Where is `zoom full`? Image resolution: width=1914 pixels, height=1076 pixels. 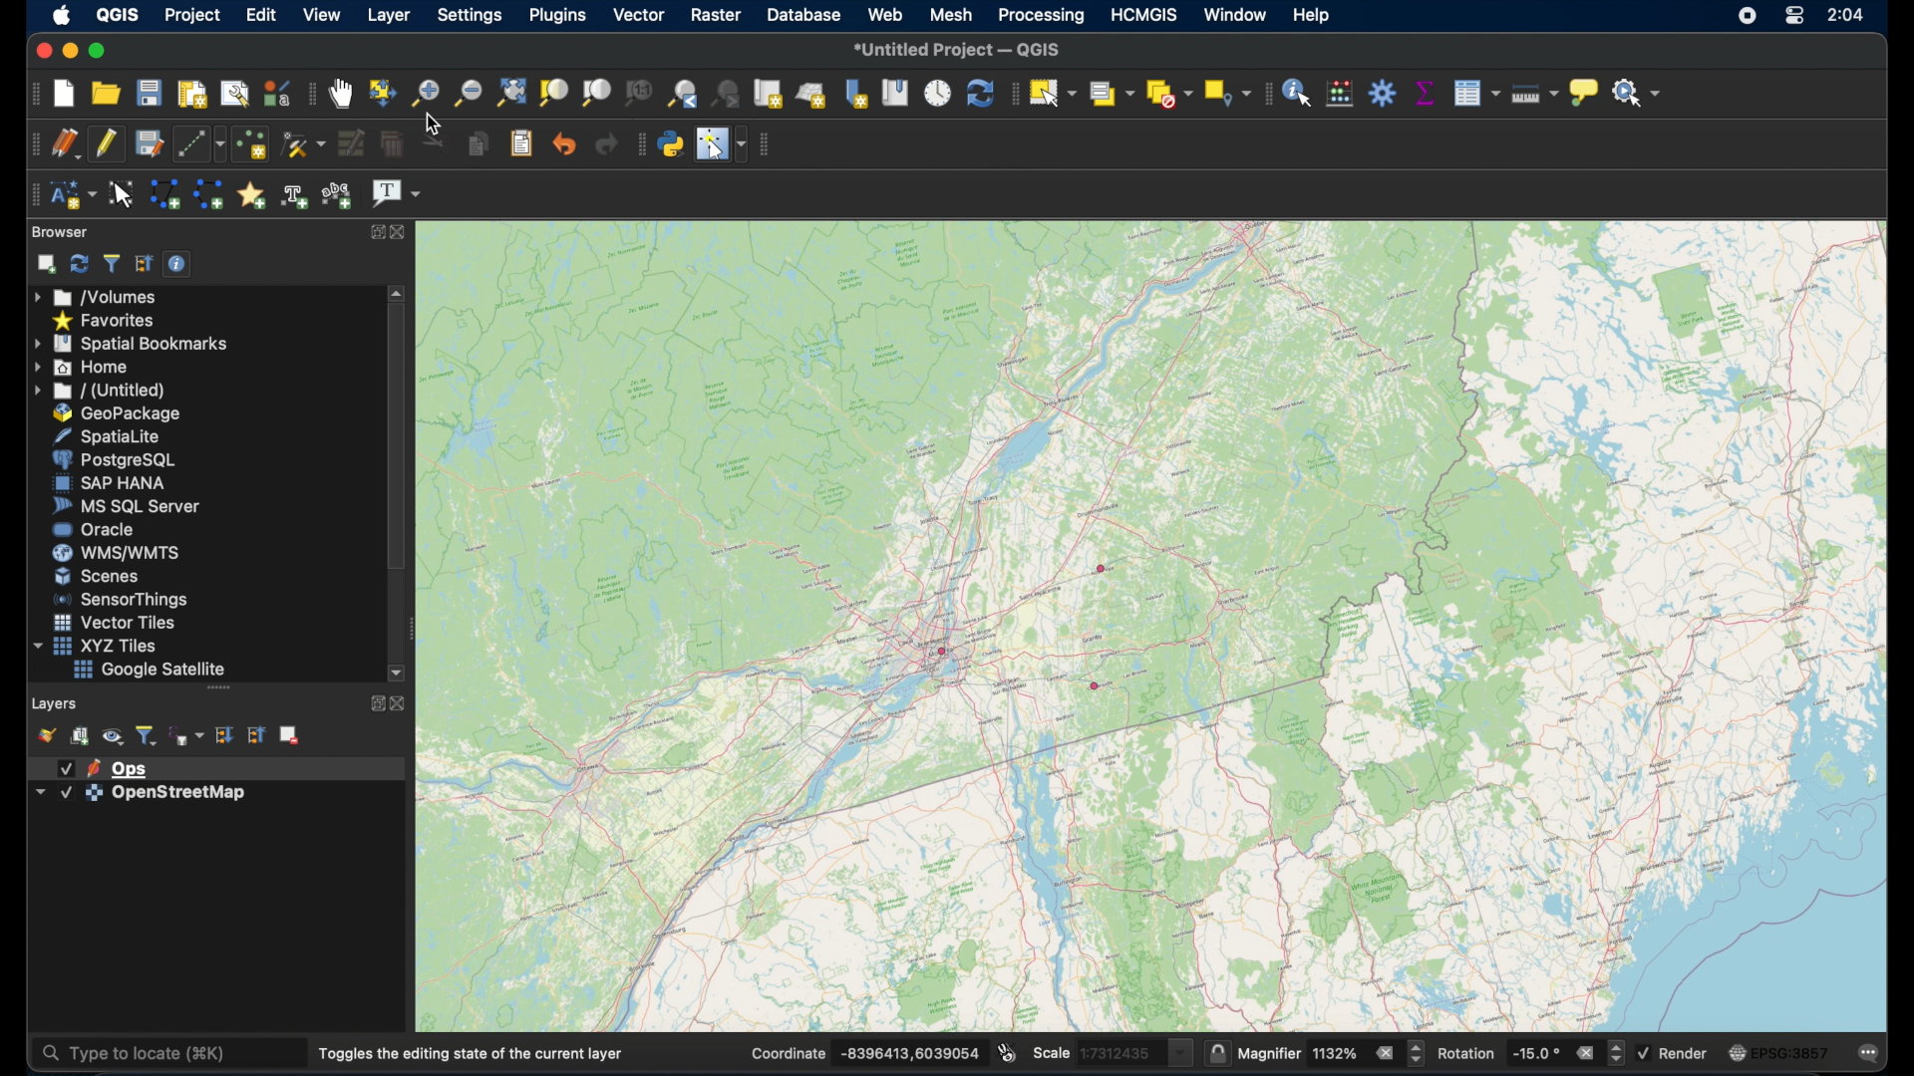
zoom full is located at coordinates (510, 95).